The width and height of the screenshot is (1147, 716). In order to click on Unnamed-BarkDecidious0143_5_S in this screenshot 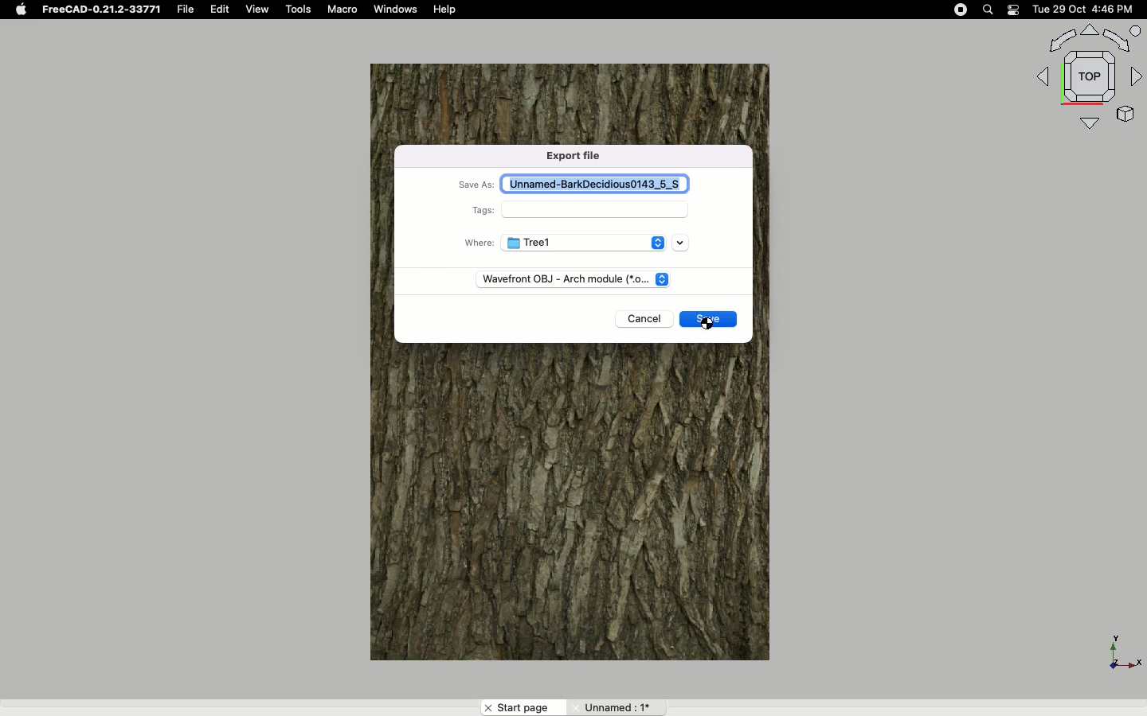, I will do `click(602, 183)`.